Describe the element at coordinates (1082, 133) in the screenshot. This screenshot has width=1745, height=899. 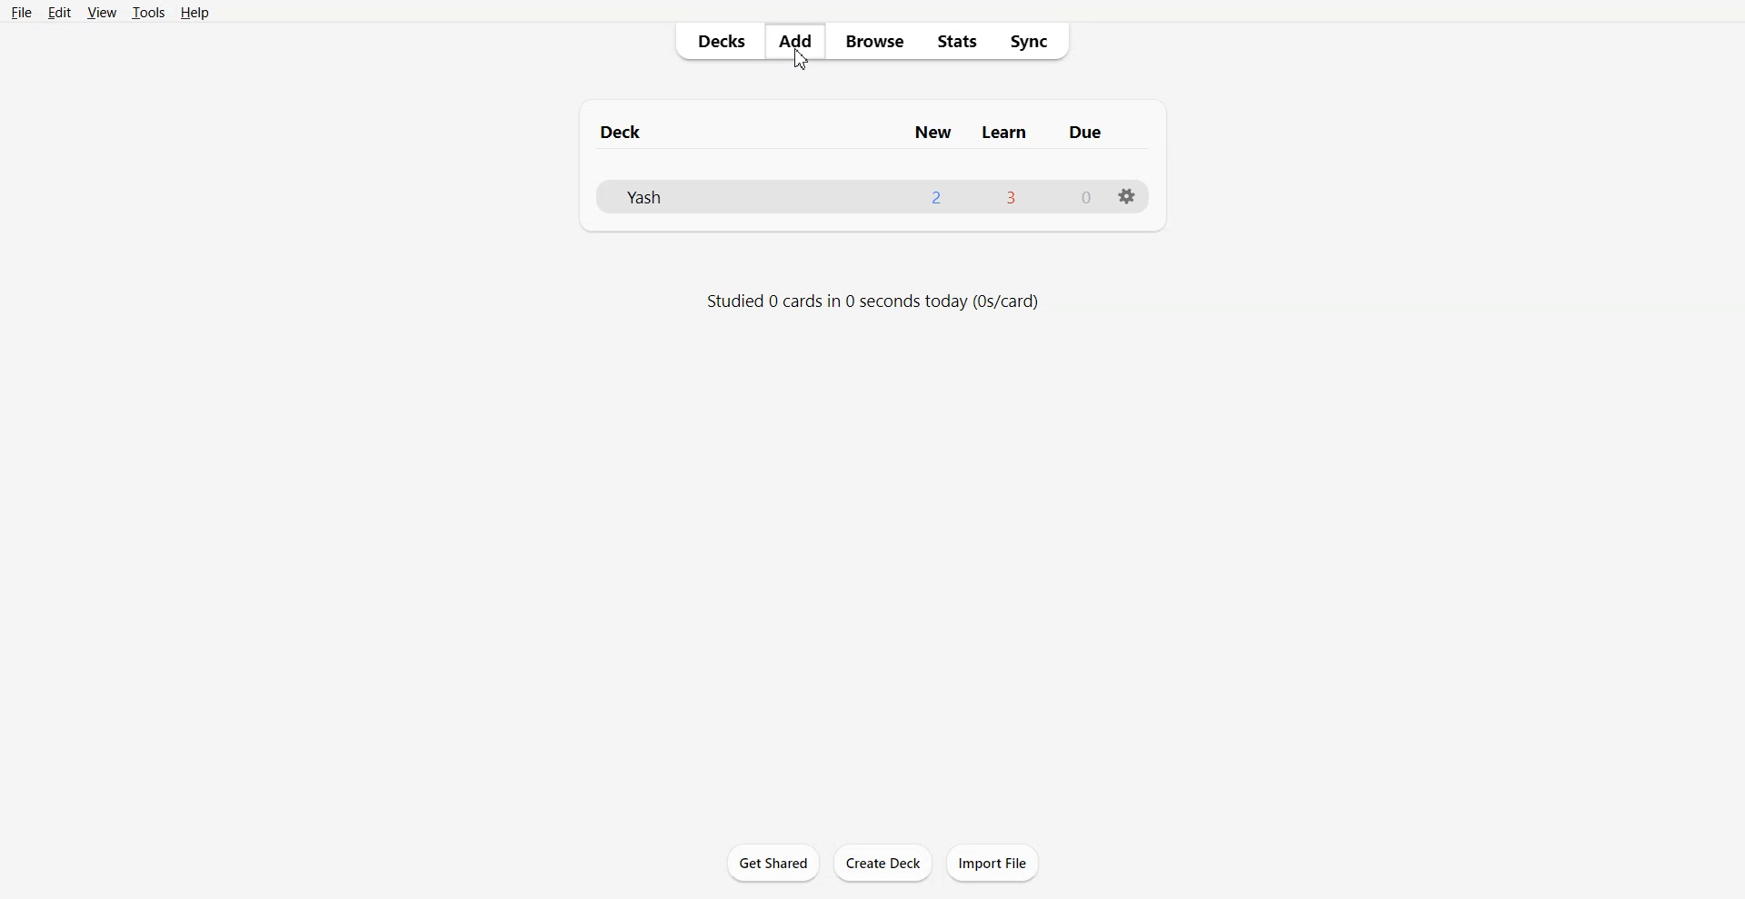
I see `Due` at that location.